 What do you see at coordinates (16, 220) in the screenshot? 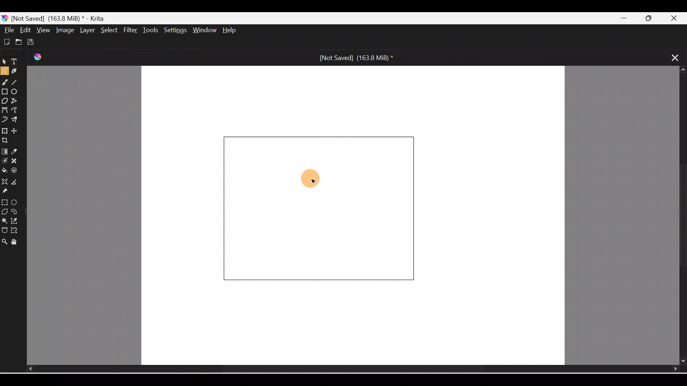
I see `Similar color selection tool` at bounding box center [16, 220].